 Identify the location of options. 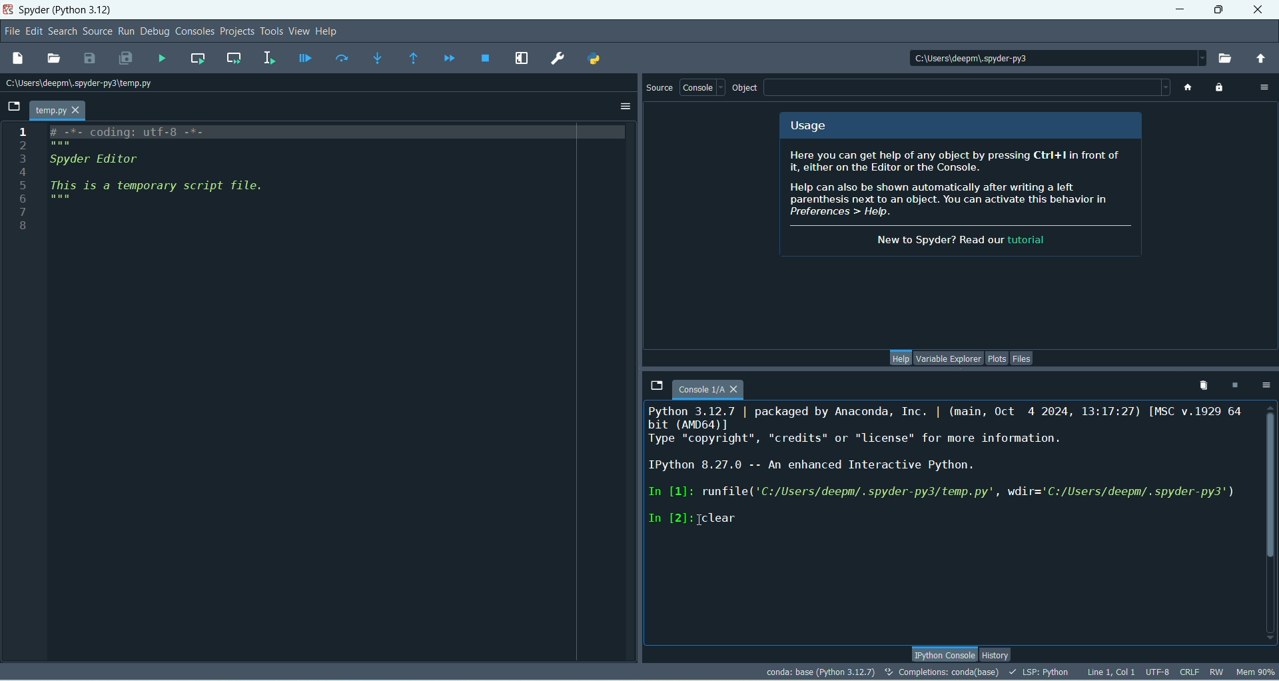
(626, 107).